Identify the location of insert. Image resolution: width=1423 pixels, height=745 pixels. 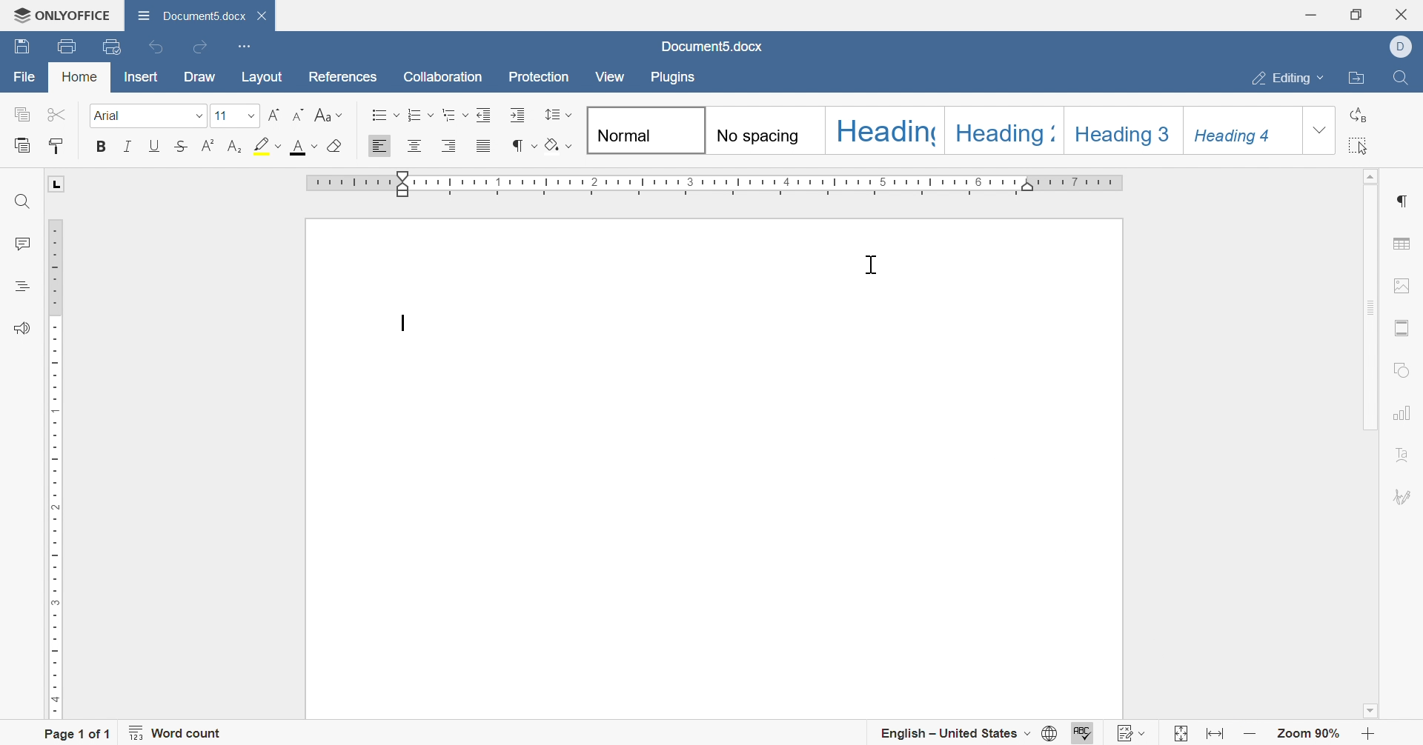
(141, 77).